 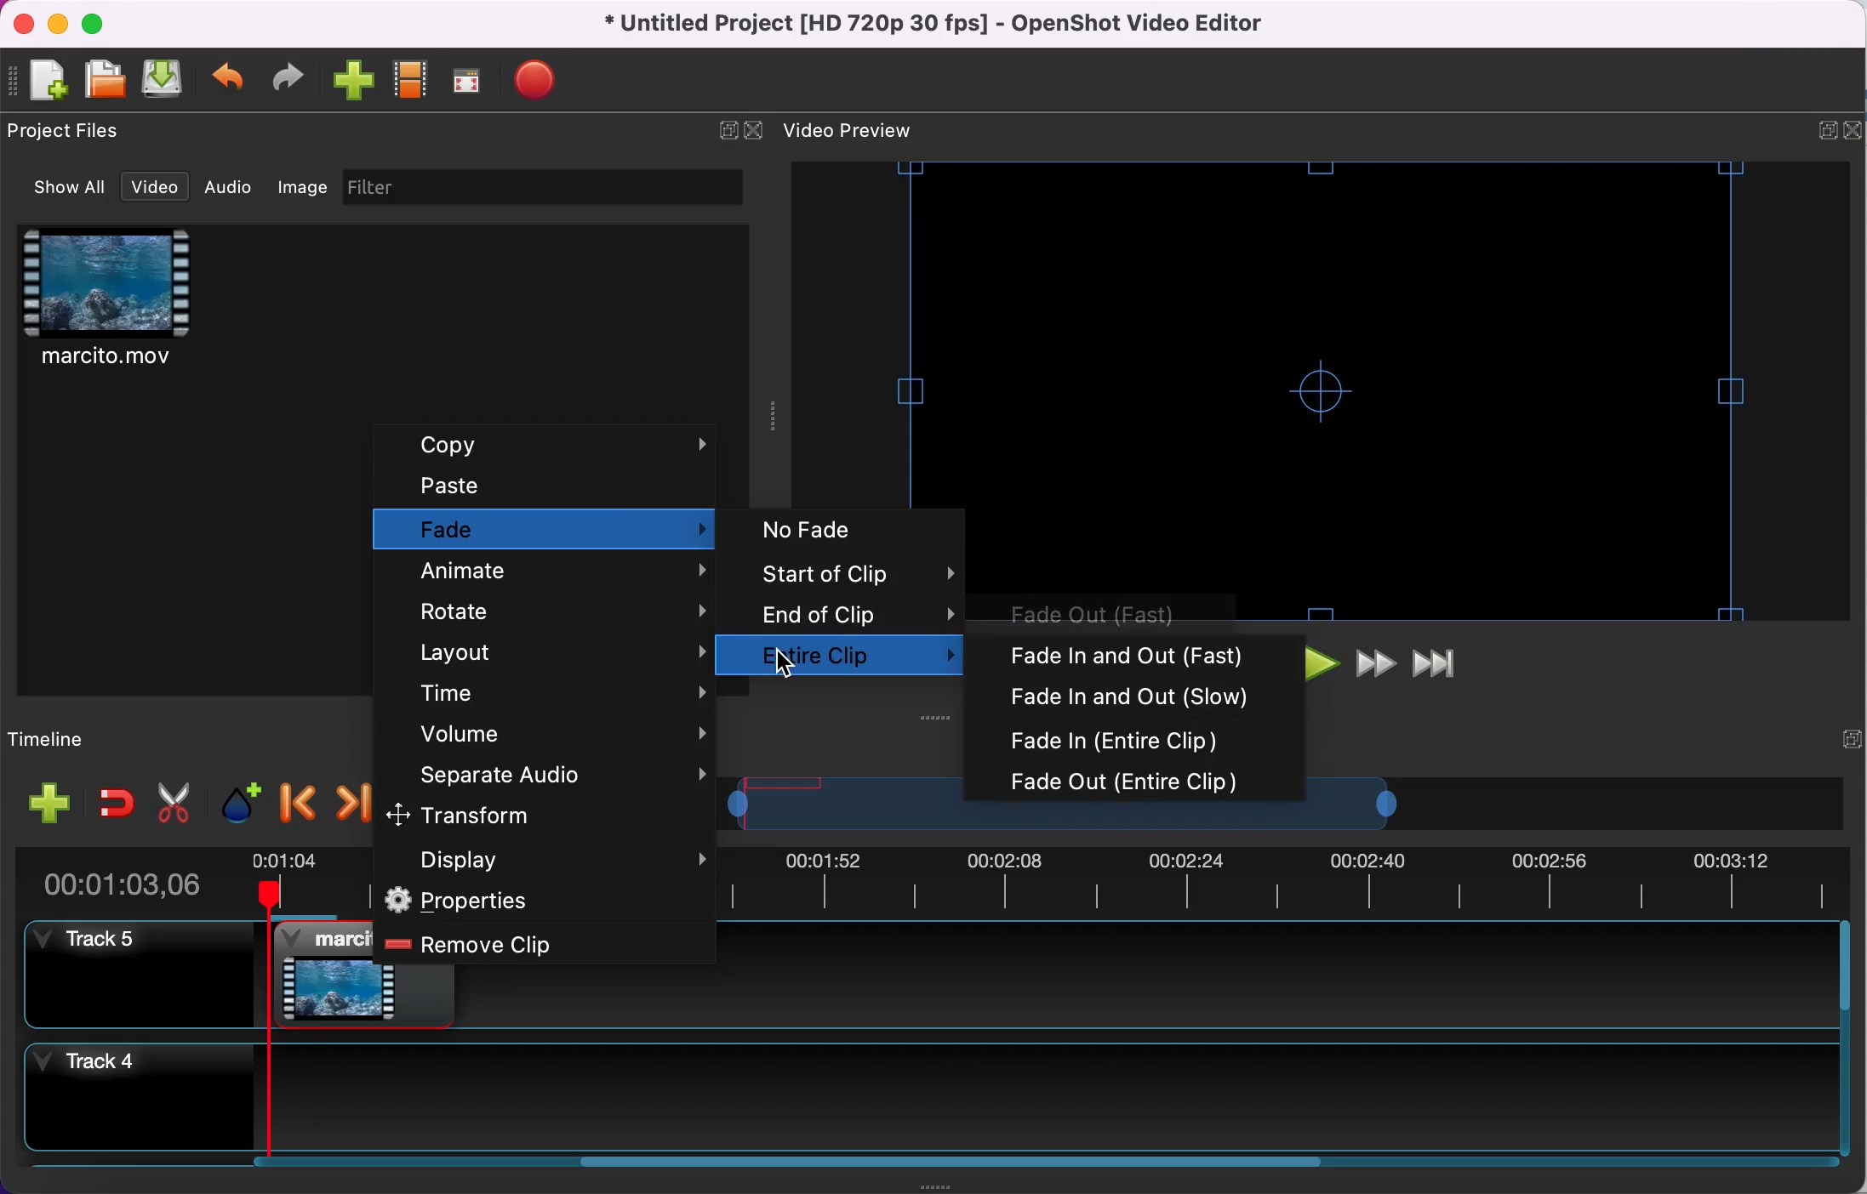 What do you see at coordinates (296, 185) in the screenshot?
I see `image` at bounding box center [296, 185].